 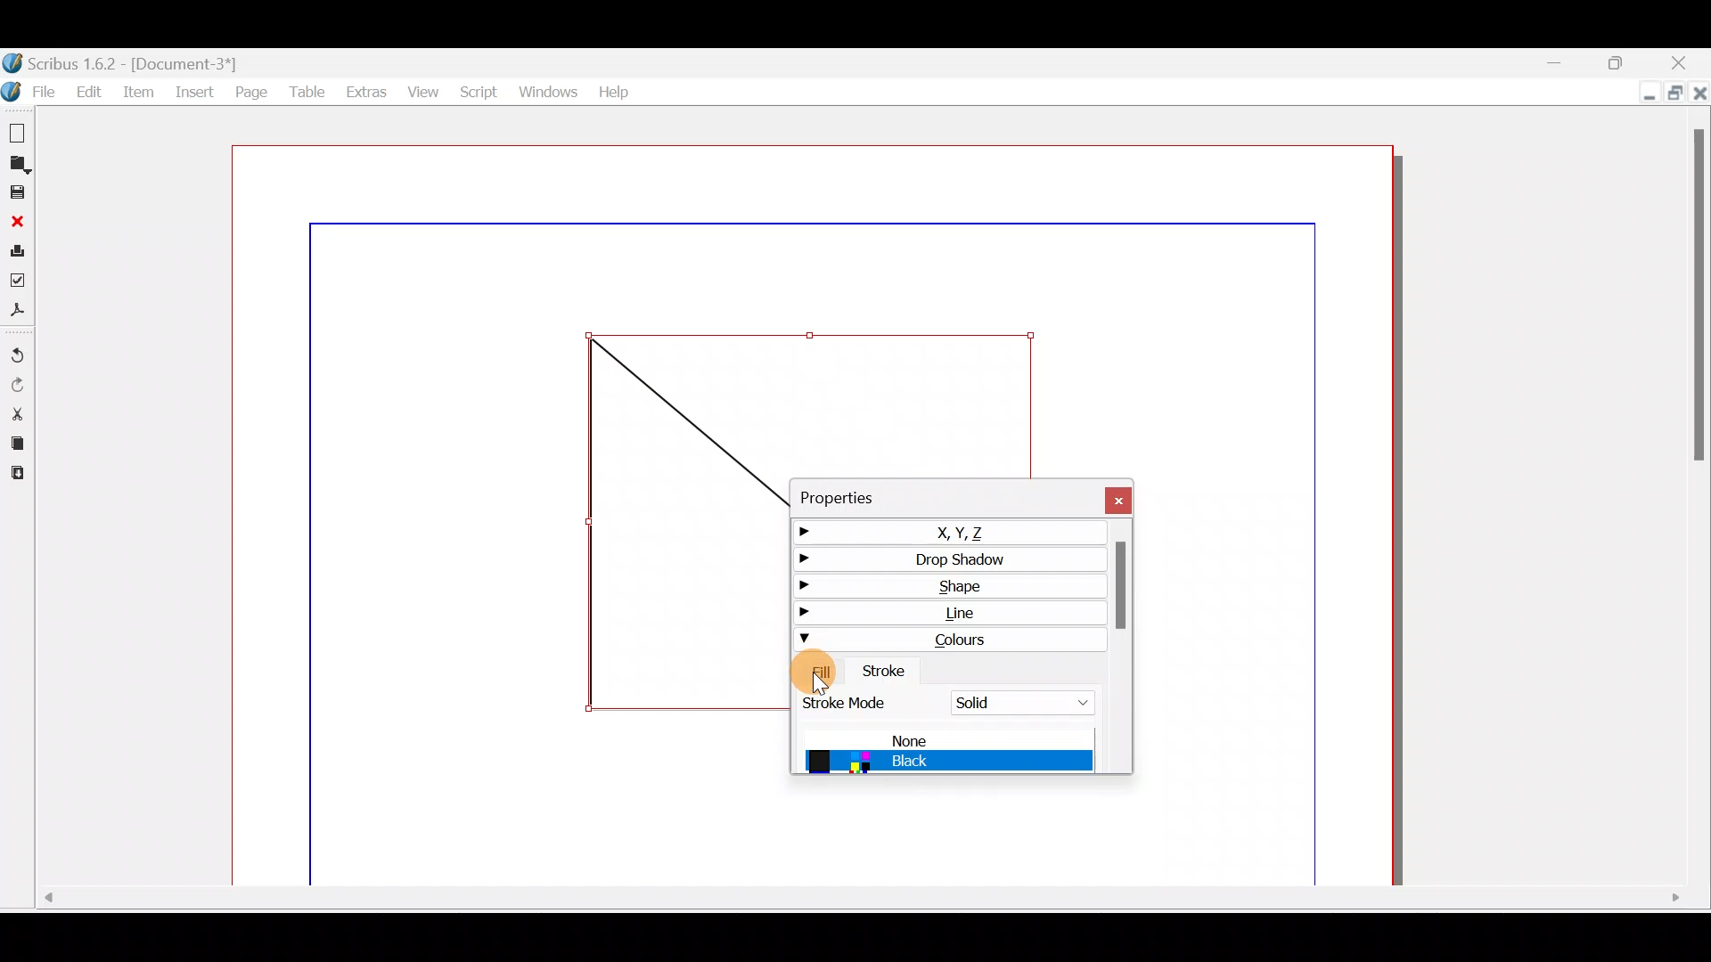 I want to click on Scroll bar, so click(x=854, y=902).